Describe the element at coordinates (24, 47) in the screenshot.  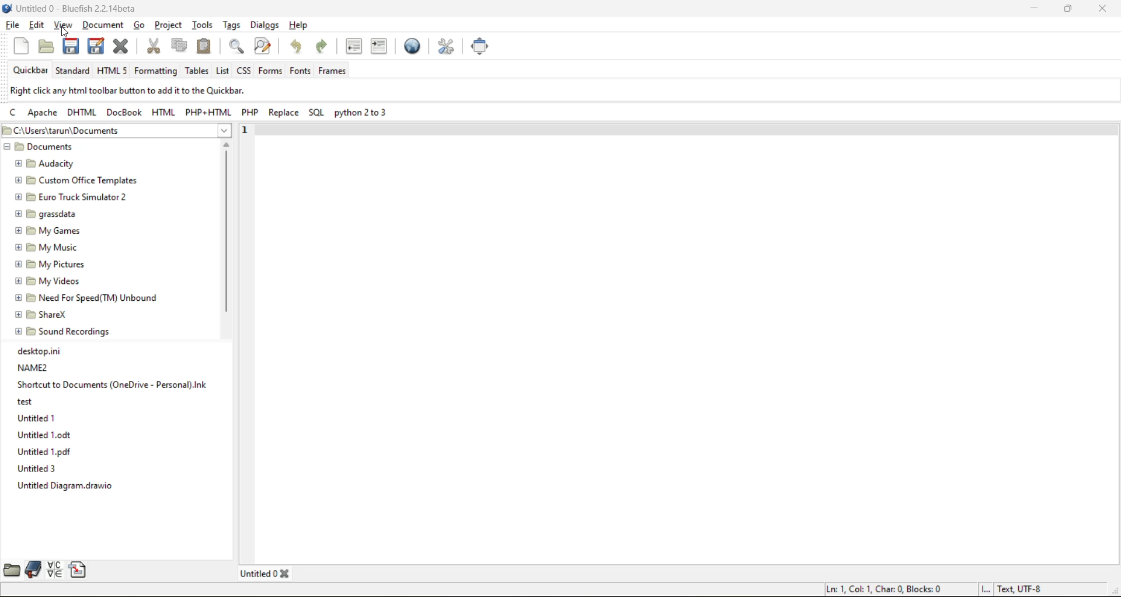
I see `new` at that location.